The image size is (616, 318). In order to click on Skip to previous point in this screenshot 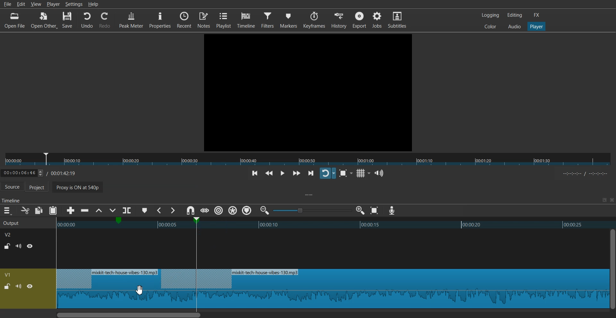, I will do `click(255, 174)`.